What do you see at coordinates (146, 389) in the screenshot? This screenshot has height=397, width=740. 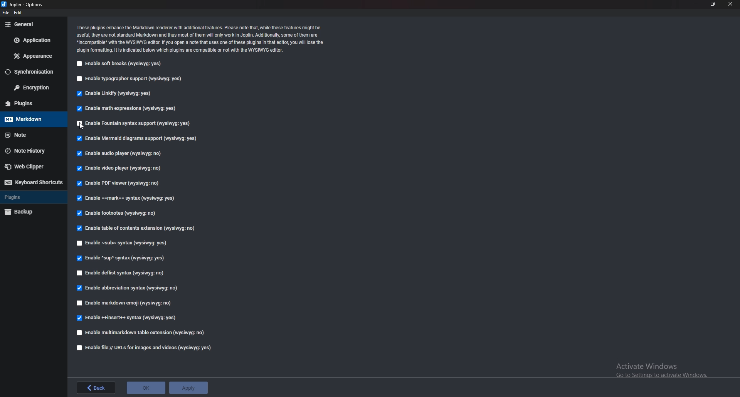 I see `ok` at bounding box center [146, 389].